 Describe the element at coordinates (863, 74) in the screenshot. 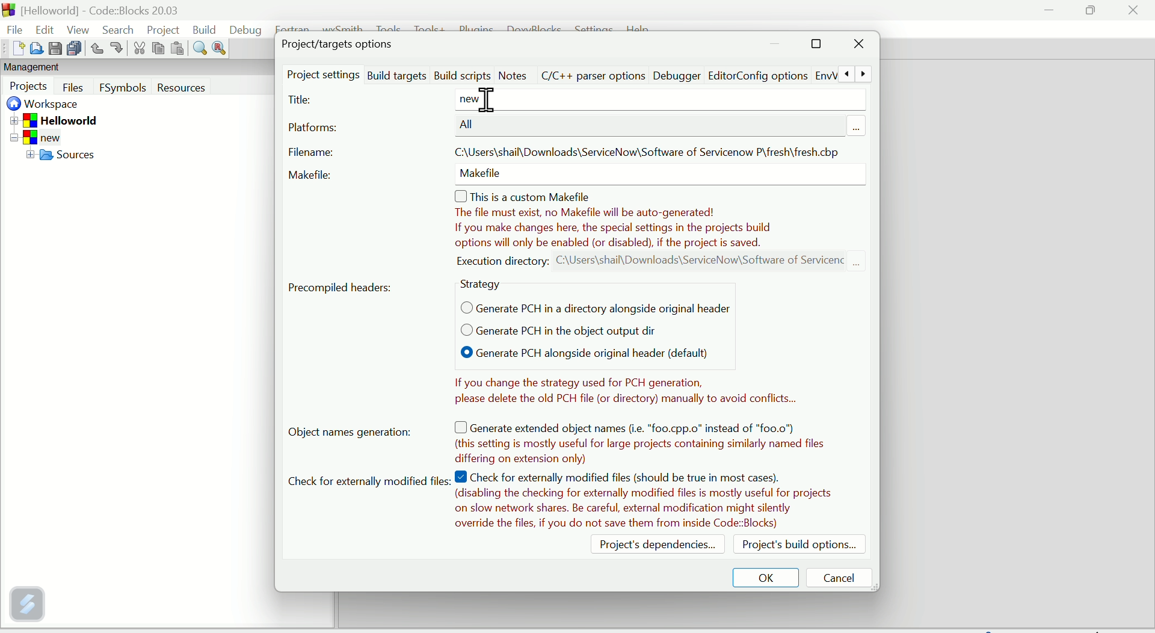

I see `Next` at that location.